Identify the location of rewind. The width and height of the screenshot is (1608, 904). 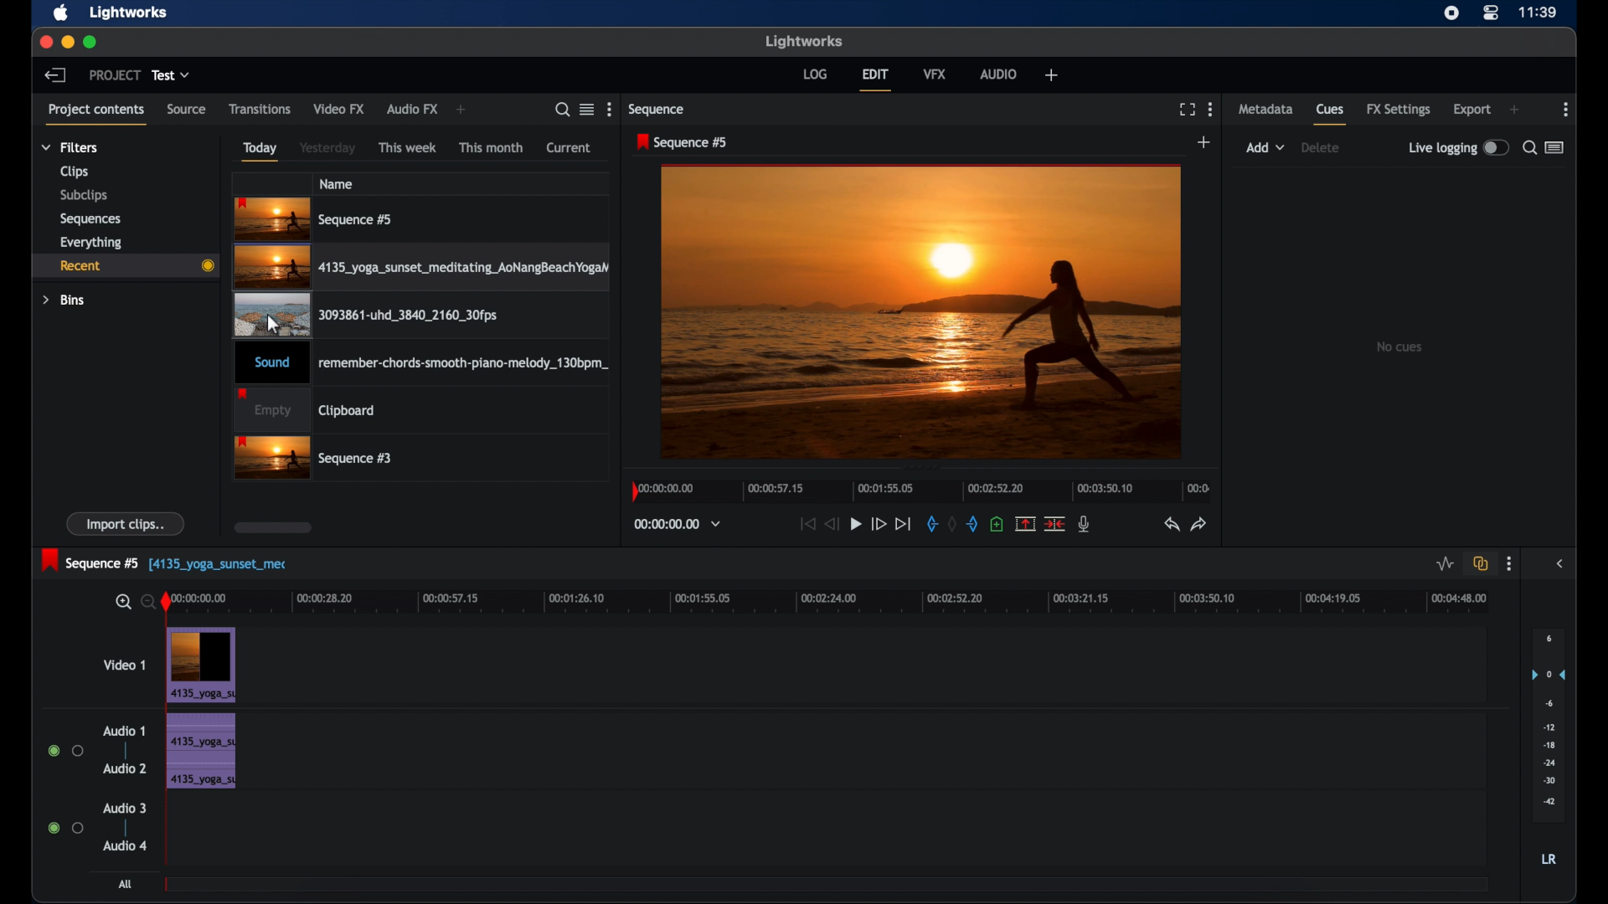
(832, 523).